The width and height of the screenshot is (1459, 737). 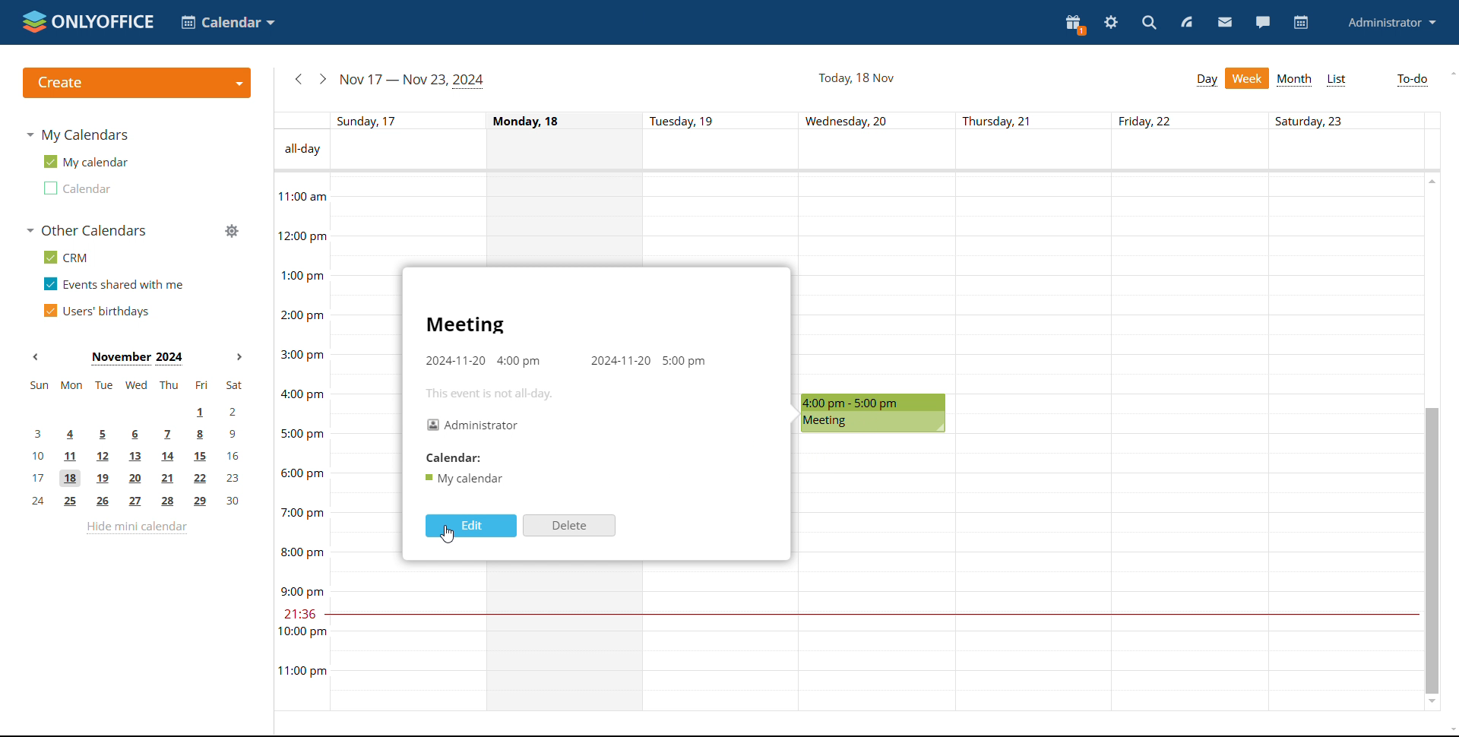 What do you see at coordinates (137, 527) in the screenshot?
I see `hide mini calendar` at bounding box center [137, 527].